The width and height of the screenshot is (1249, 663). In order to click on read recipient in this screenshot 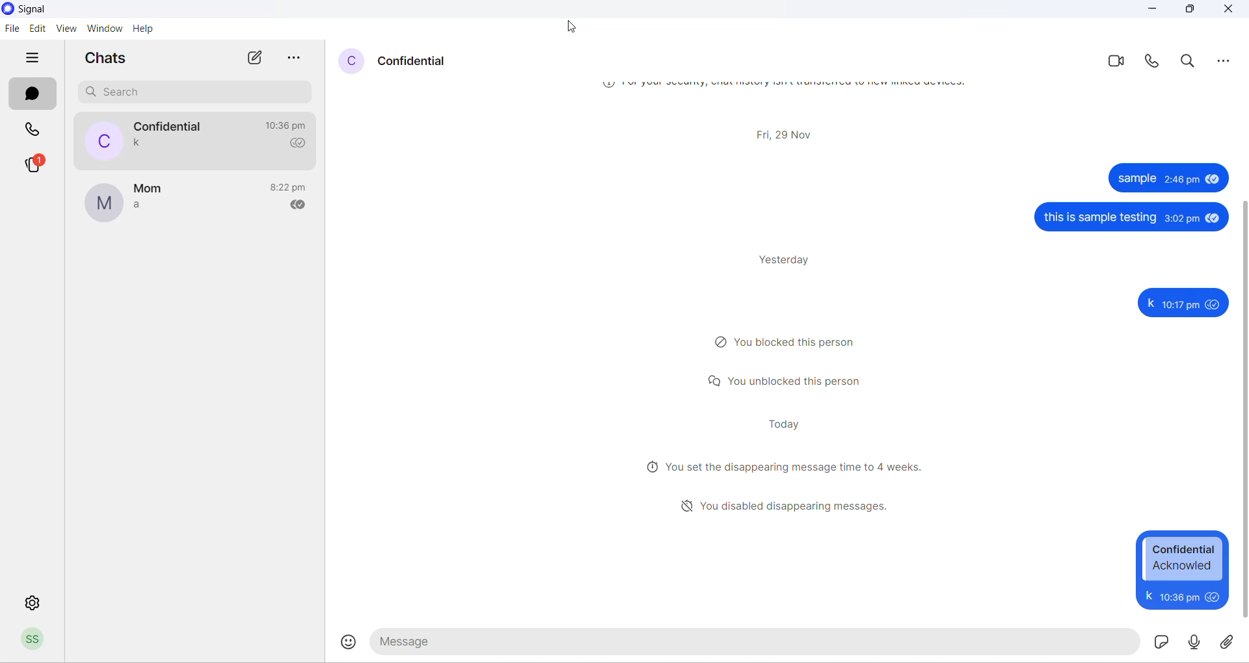, I will do `click(302, 207)`.